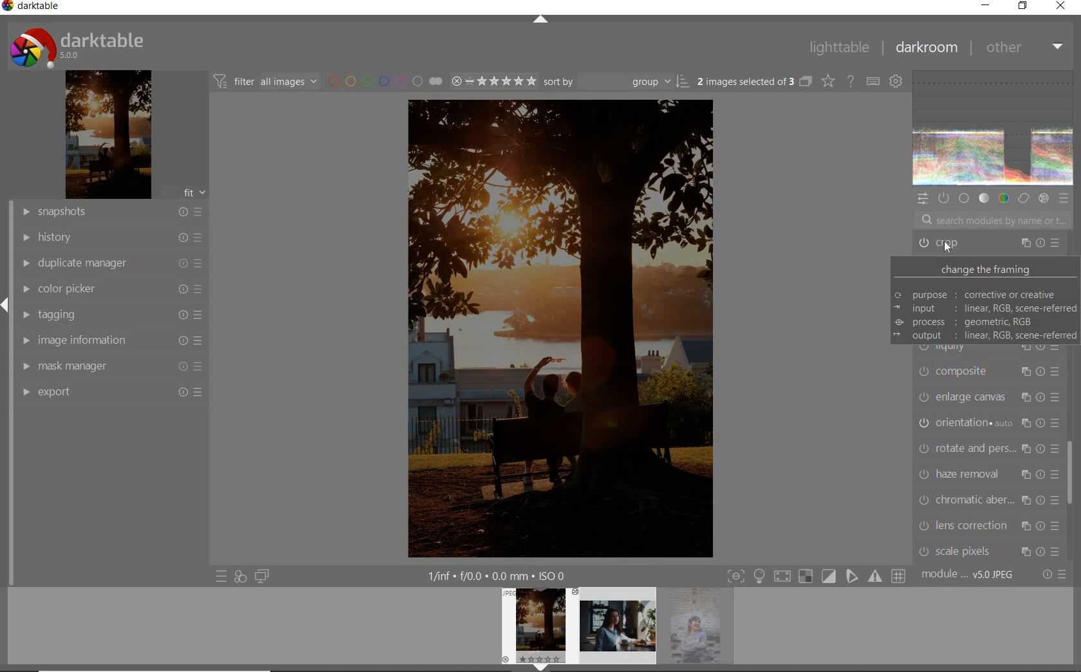  Describe the element at coordinates (1044, 199) in the screenshot. I see `effect ` at that location.